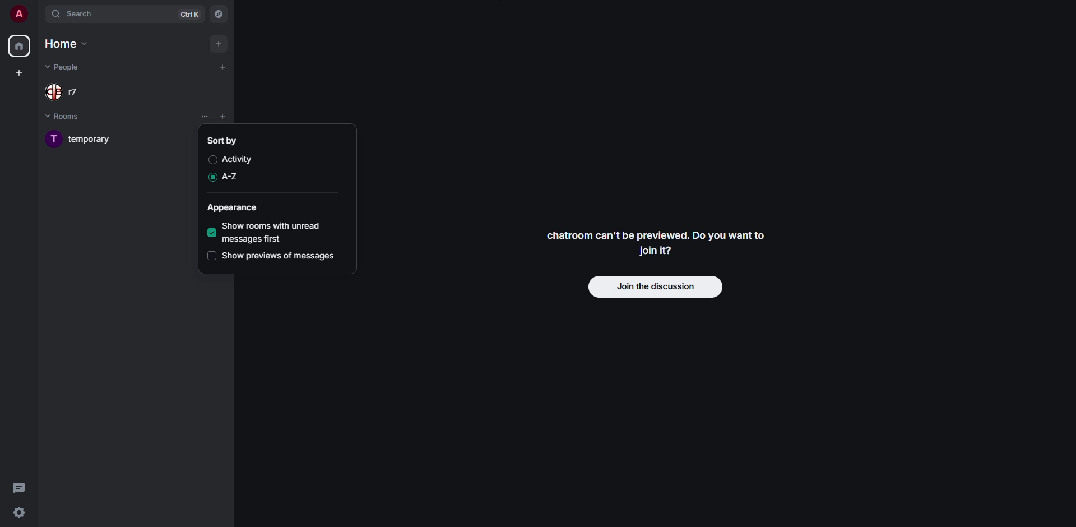 This screenshot has height=527, width=1076. I want to click on a-z, so click(233, 177).